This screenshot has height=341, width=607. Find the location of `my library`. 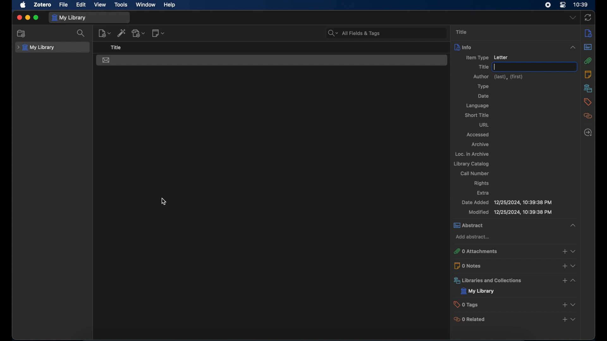

my library is located at coordinates (36, 47).